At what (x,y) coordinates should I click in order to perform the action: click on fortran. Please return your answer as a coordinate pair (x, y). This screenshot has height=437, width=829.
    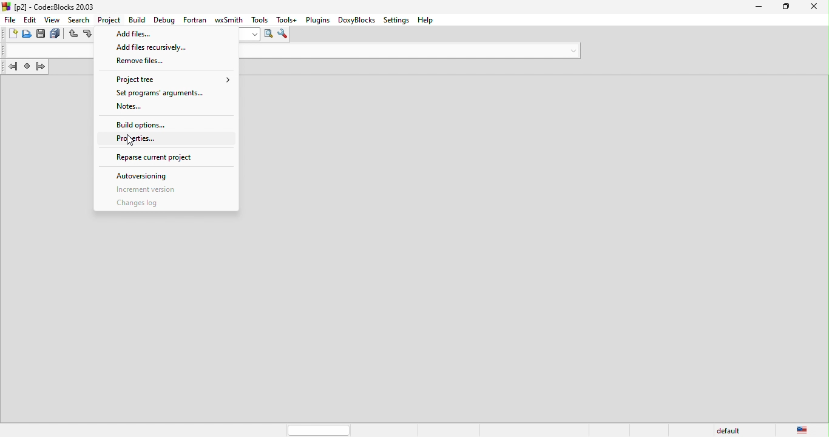
    Looking at the image, I should click on (193, 18).